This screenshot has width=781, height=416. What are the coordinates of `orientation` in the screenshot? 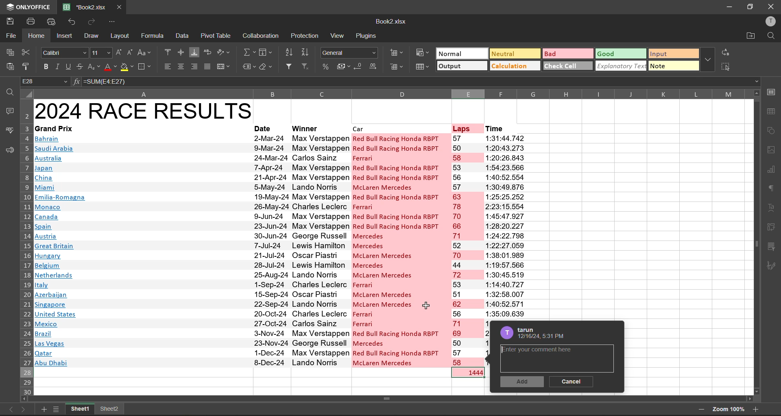 It's located at (224, 53).